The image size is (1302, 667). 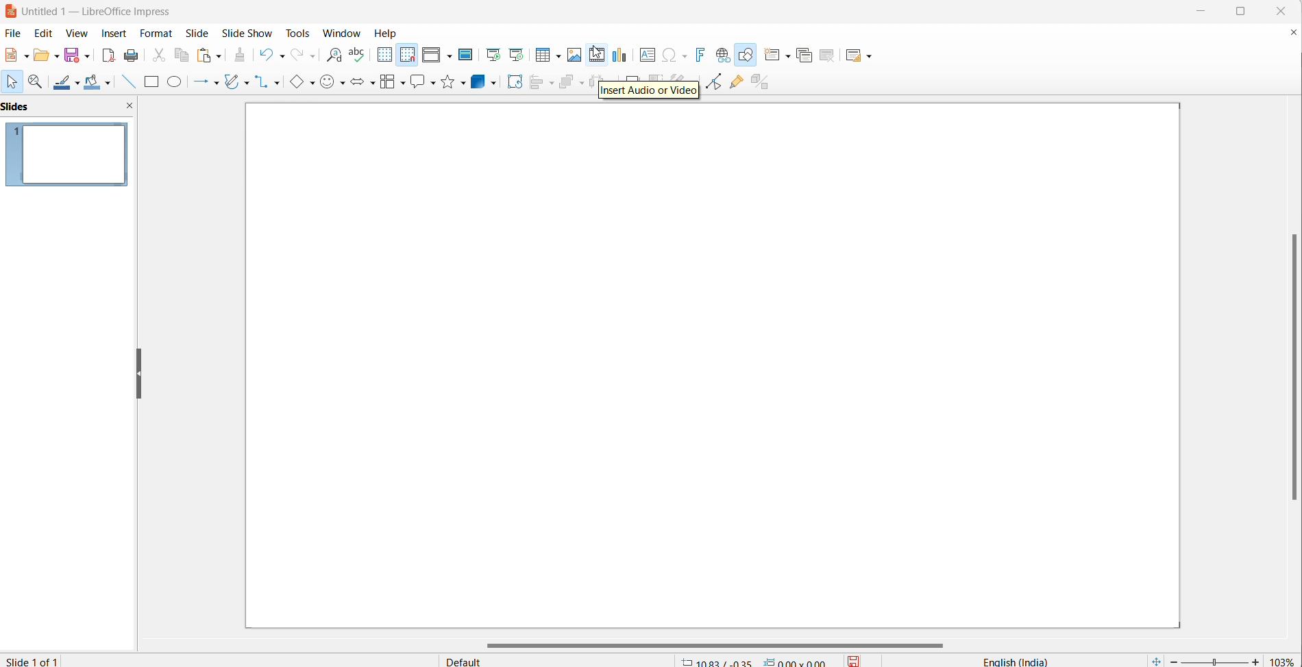 What do you see at coordinates (558, 56) in the screenshot?
I see `table grid` at bounding box center [558, 56].